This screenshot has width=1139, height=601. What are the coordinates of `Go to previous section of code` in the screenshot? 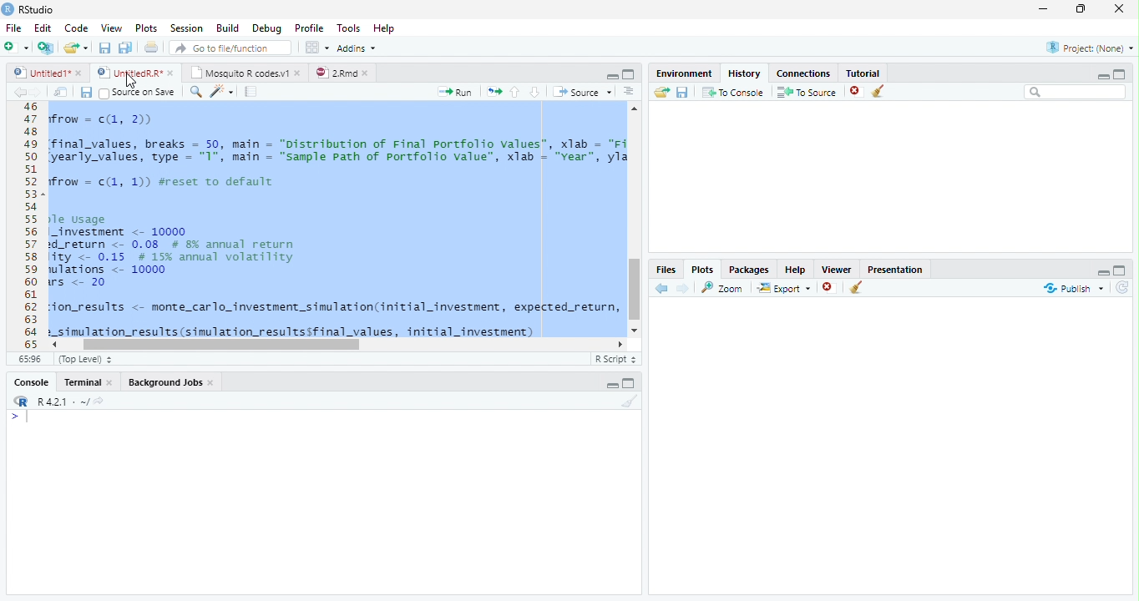 It's located at (515, 93).